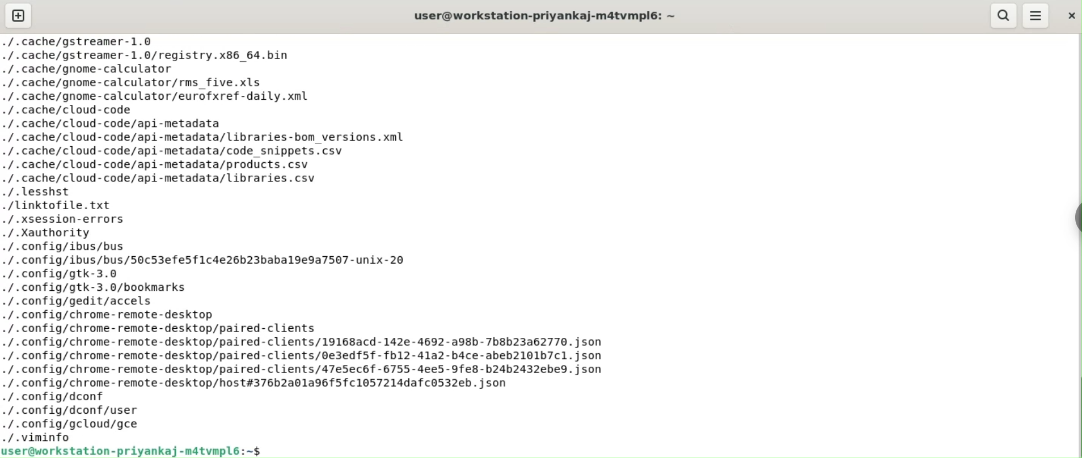 This screenshot has width=1082, height=458. What do you see at coordinates (1003, 15) in the screenshot?
I see `search` at bounding box center [1003, 15].